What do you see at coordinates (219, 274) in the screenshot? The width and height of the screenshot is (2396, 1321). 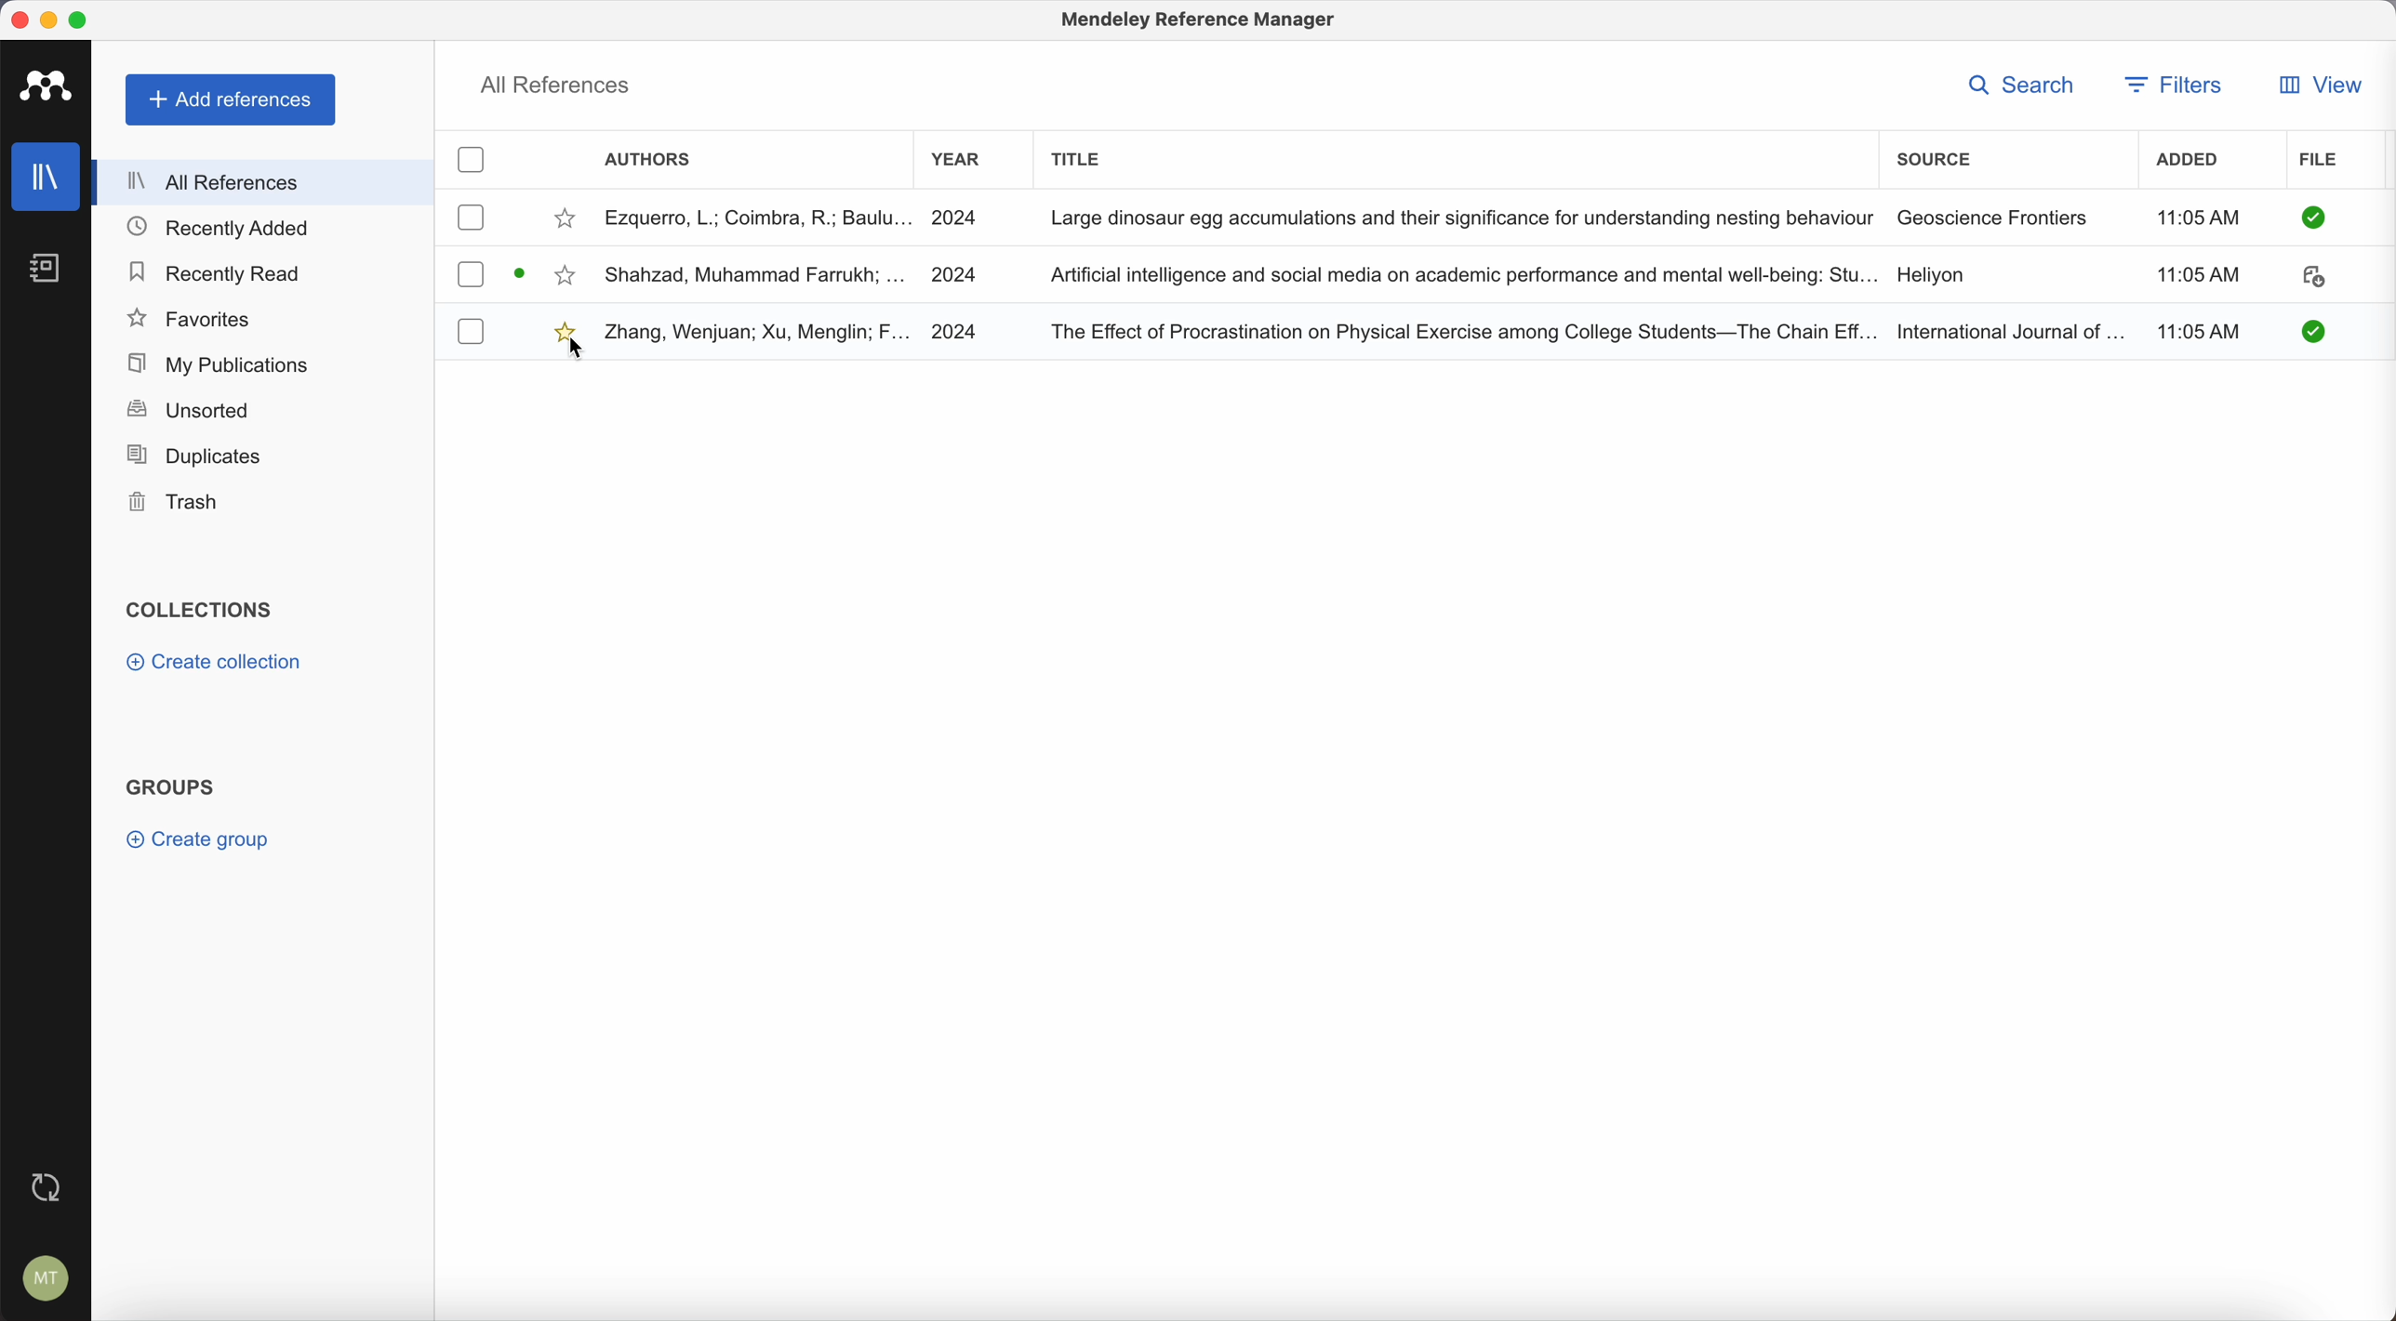 I see `recently read` at bounding box center [219, 274].